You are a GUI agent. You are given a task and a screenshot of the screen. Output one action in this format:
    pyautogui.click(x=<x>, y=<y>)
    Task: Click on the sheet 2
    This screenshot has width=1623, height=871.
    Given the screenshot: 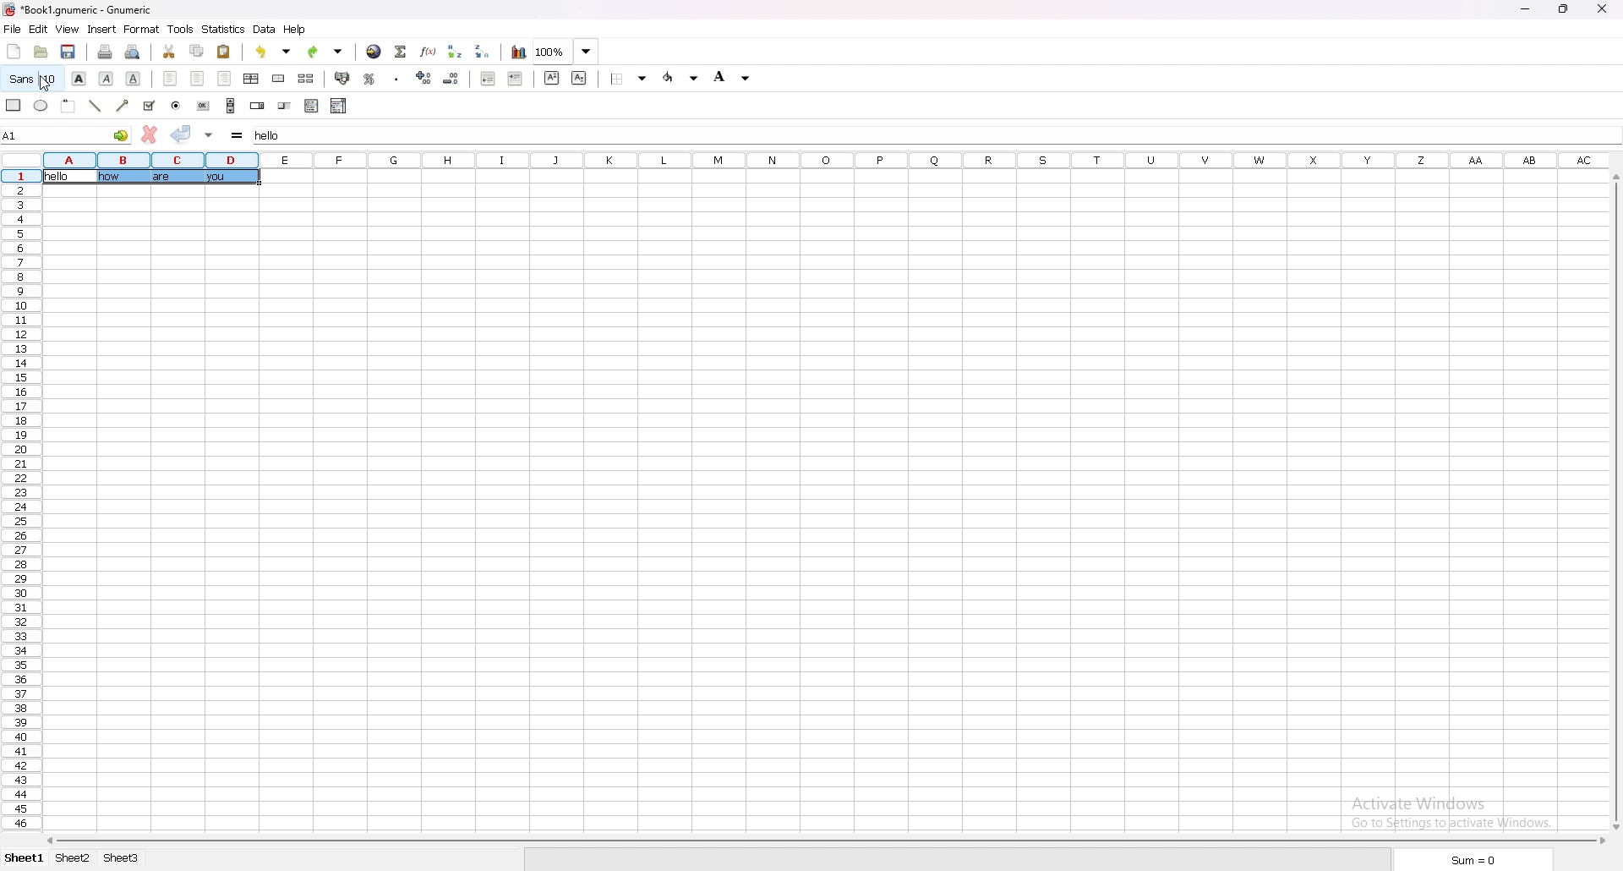 What is the action you would take?
    pyautogui.click(x=74, y=858)
    